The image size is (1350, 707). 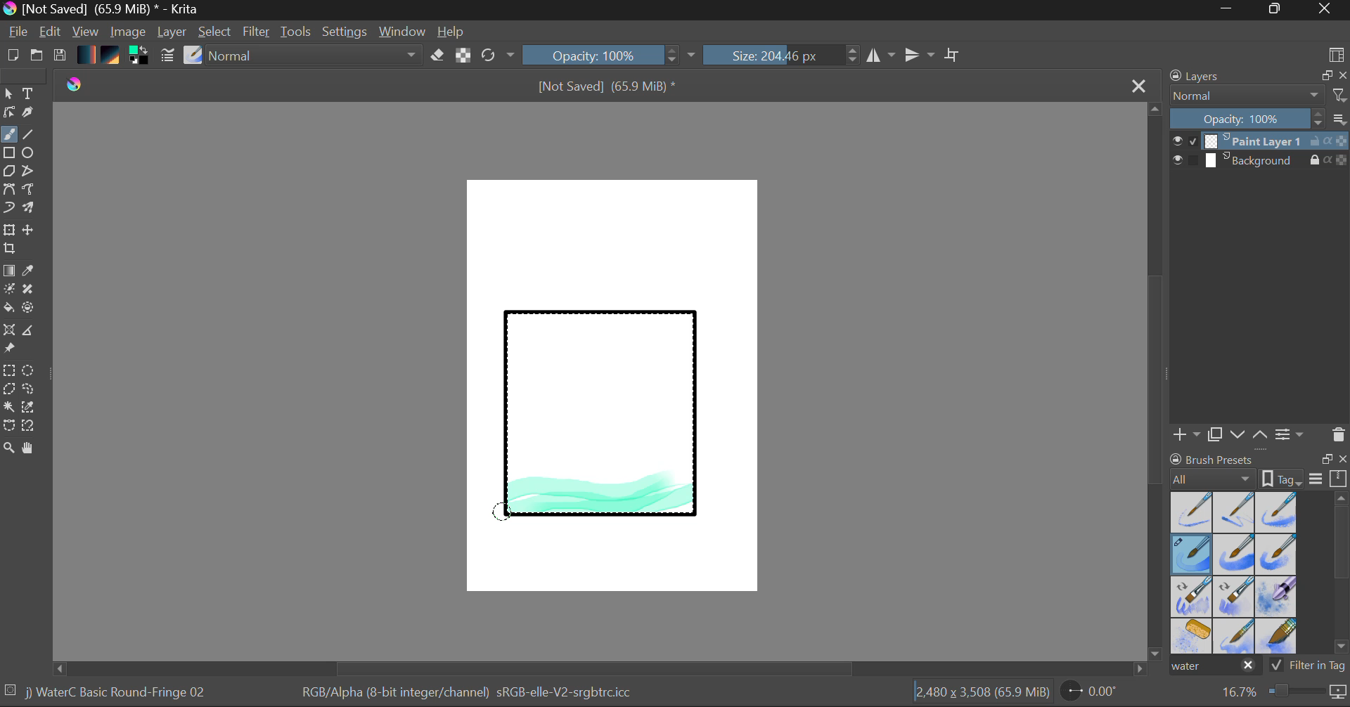 I want to click on Smart Assistant, so click(x=8, y=332).